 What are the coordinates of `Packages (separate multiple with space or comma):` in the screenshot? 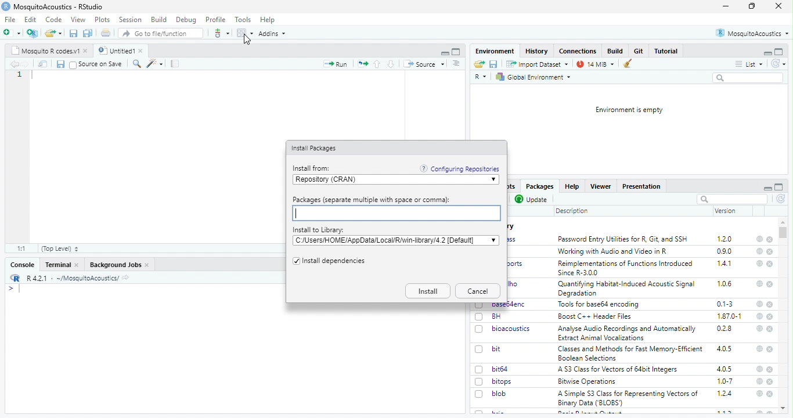 It's located at (395, 214).